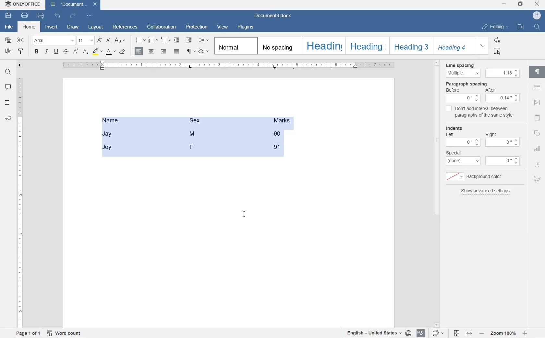 Image resolution: width=545 pixels, height=338 pixels. Describe the element at coordinates (278, 46) in the screenshot. I see `NO SPACING` at that location.